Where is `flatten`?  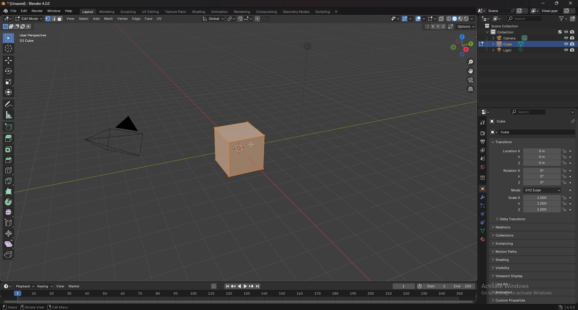
flatten is located at coordinates (9, 233).